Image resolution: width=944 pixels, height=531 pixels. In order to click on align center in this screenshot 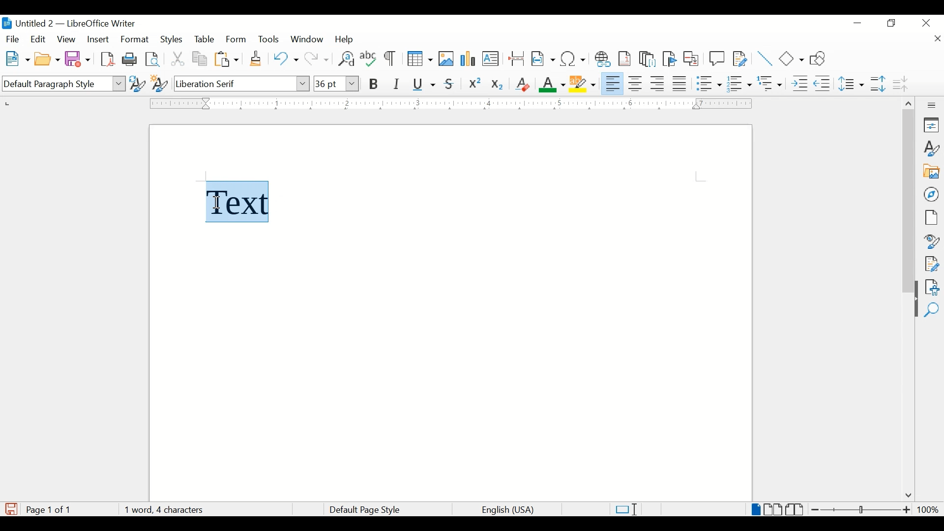, I will do `click(637, 84)`.